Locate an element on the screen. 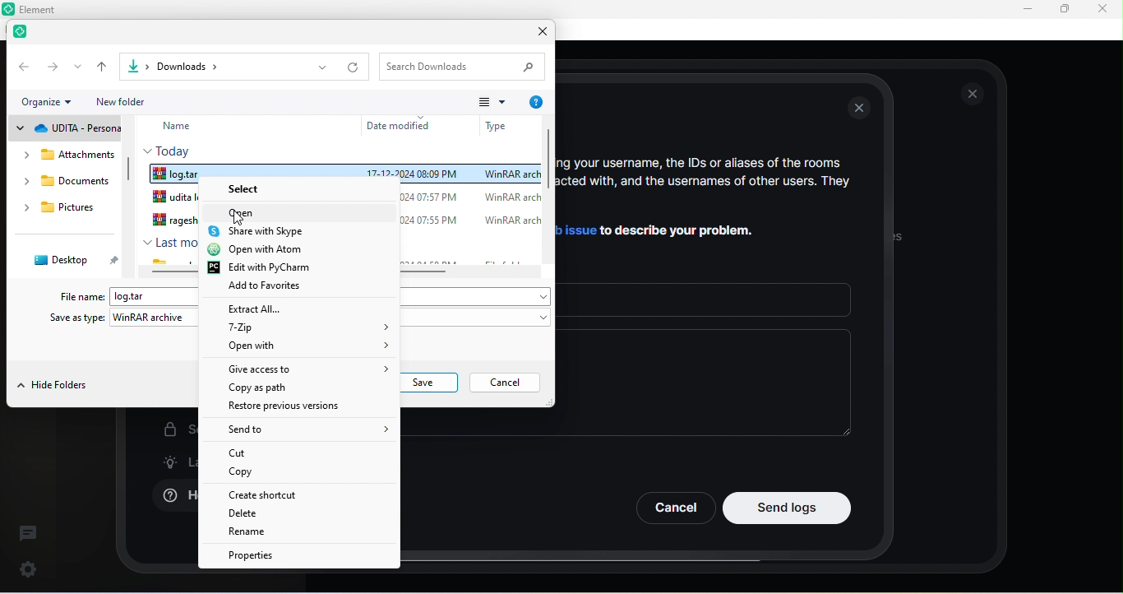  properties is located at coordinates (260, 555).